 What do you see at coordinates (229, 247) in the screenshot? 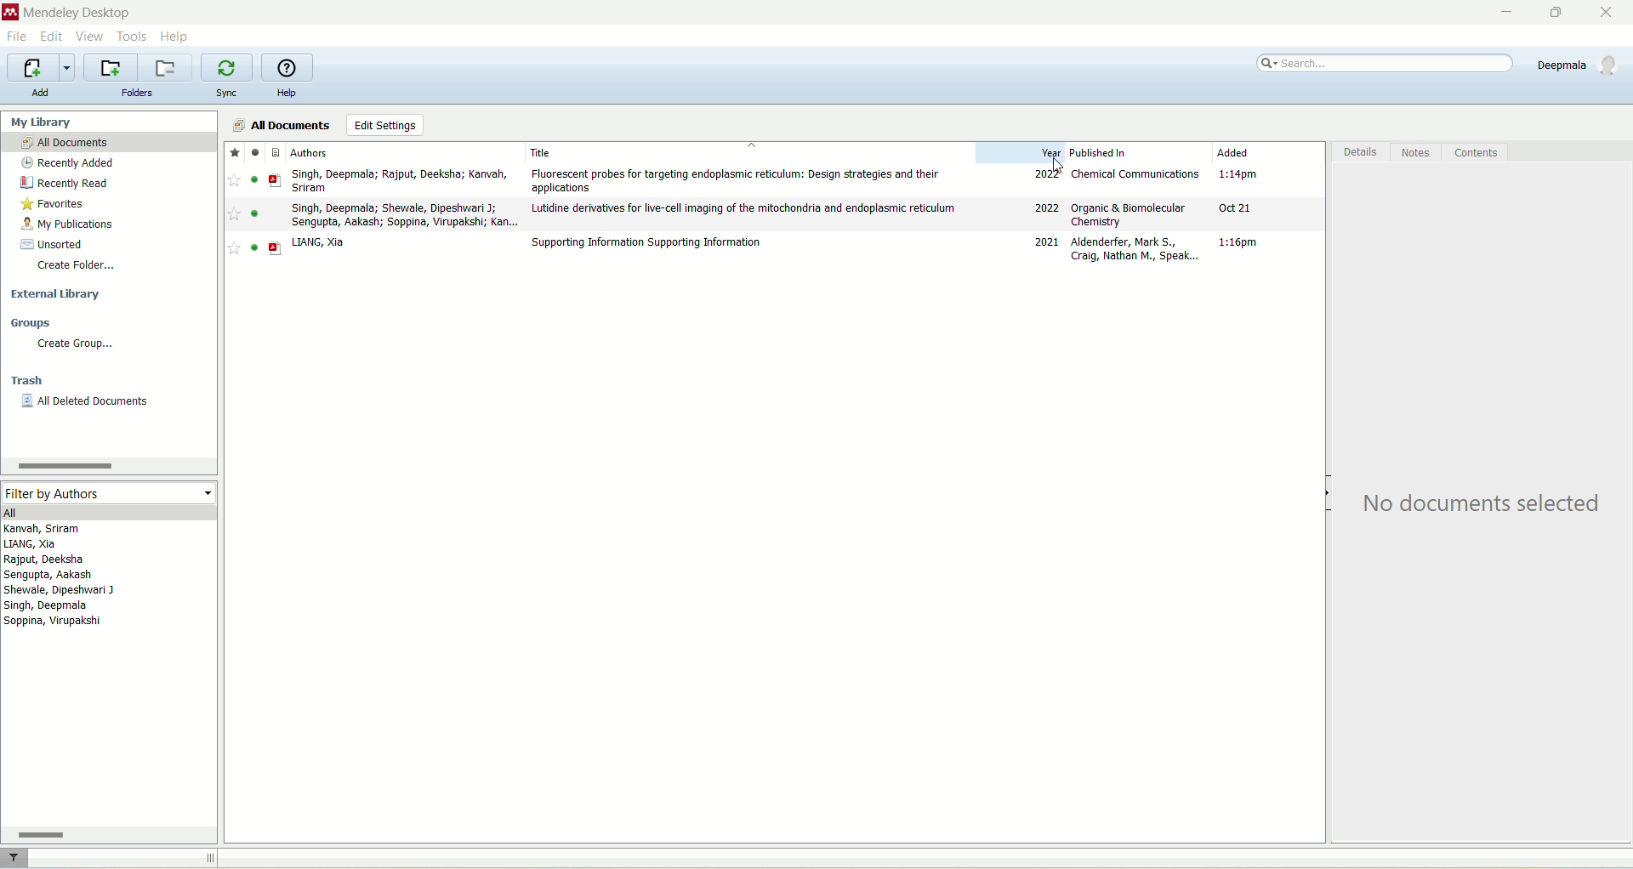
I see `Favourite` at bounding box center [229, 247].